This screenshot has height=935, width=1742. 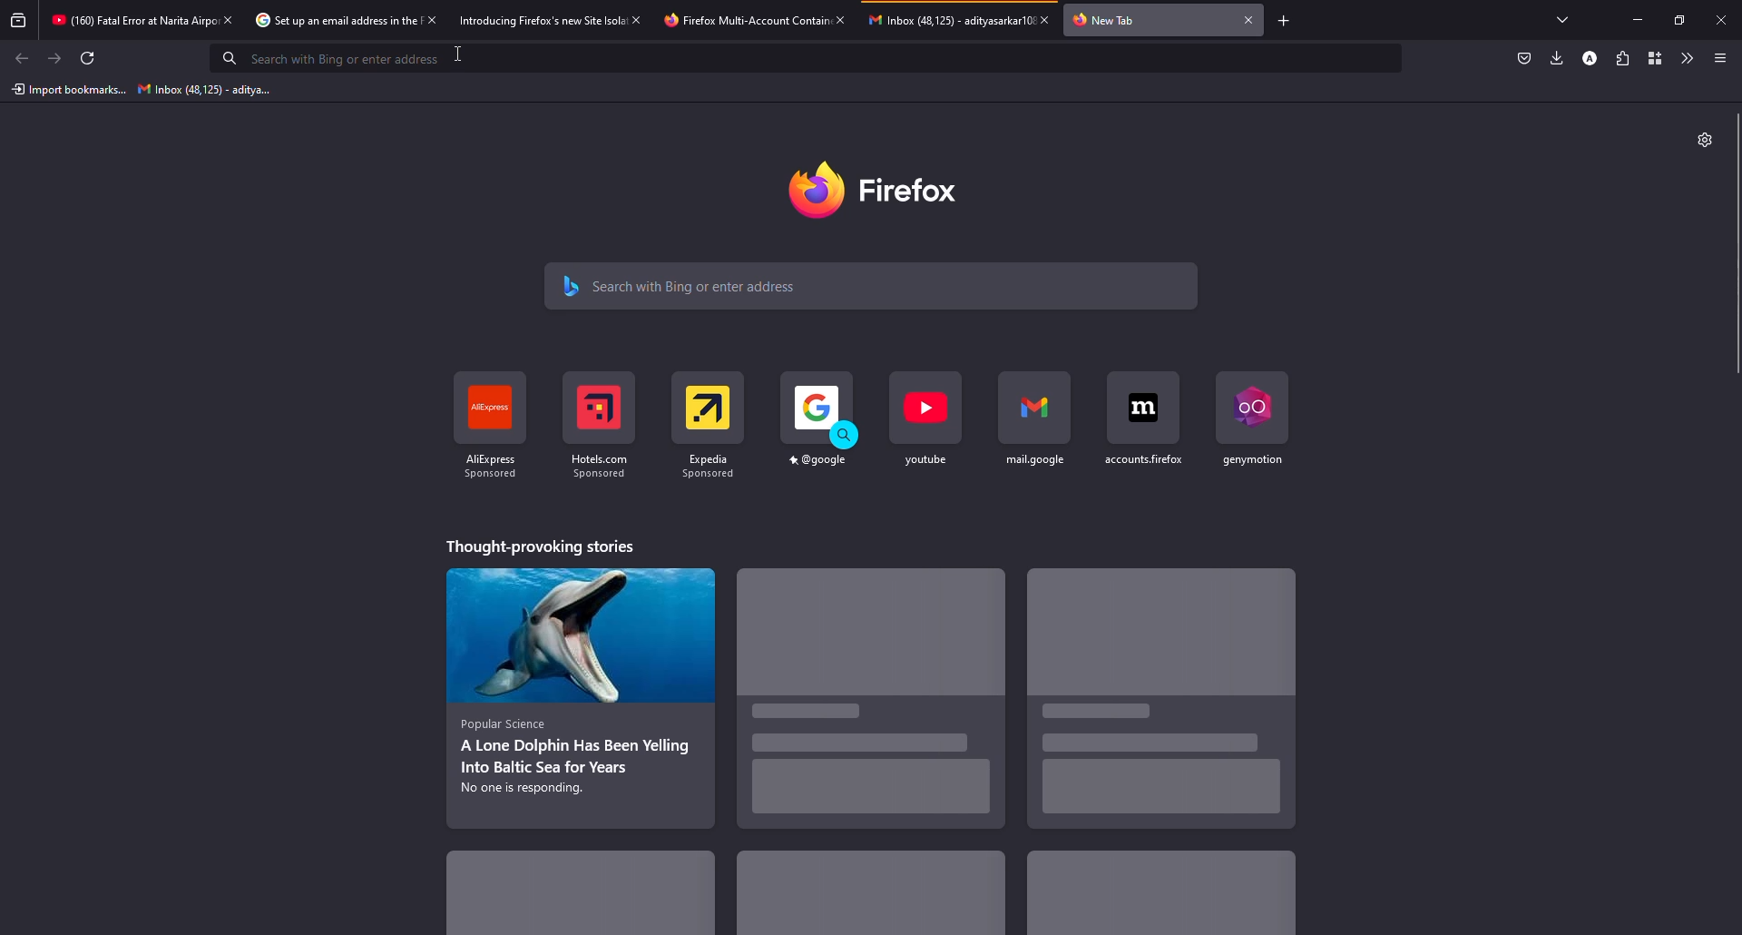 What do you see at coordinates (229, 19) in the screenshot?
I see `close` at bounding box center [229, 19].